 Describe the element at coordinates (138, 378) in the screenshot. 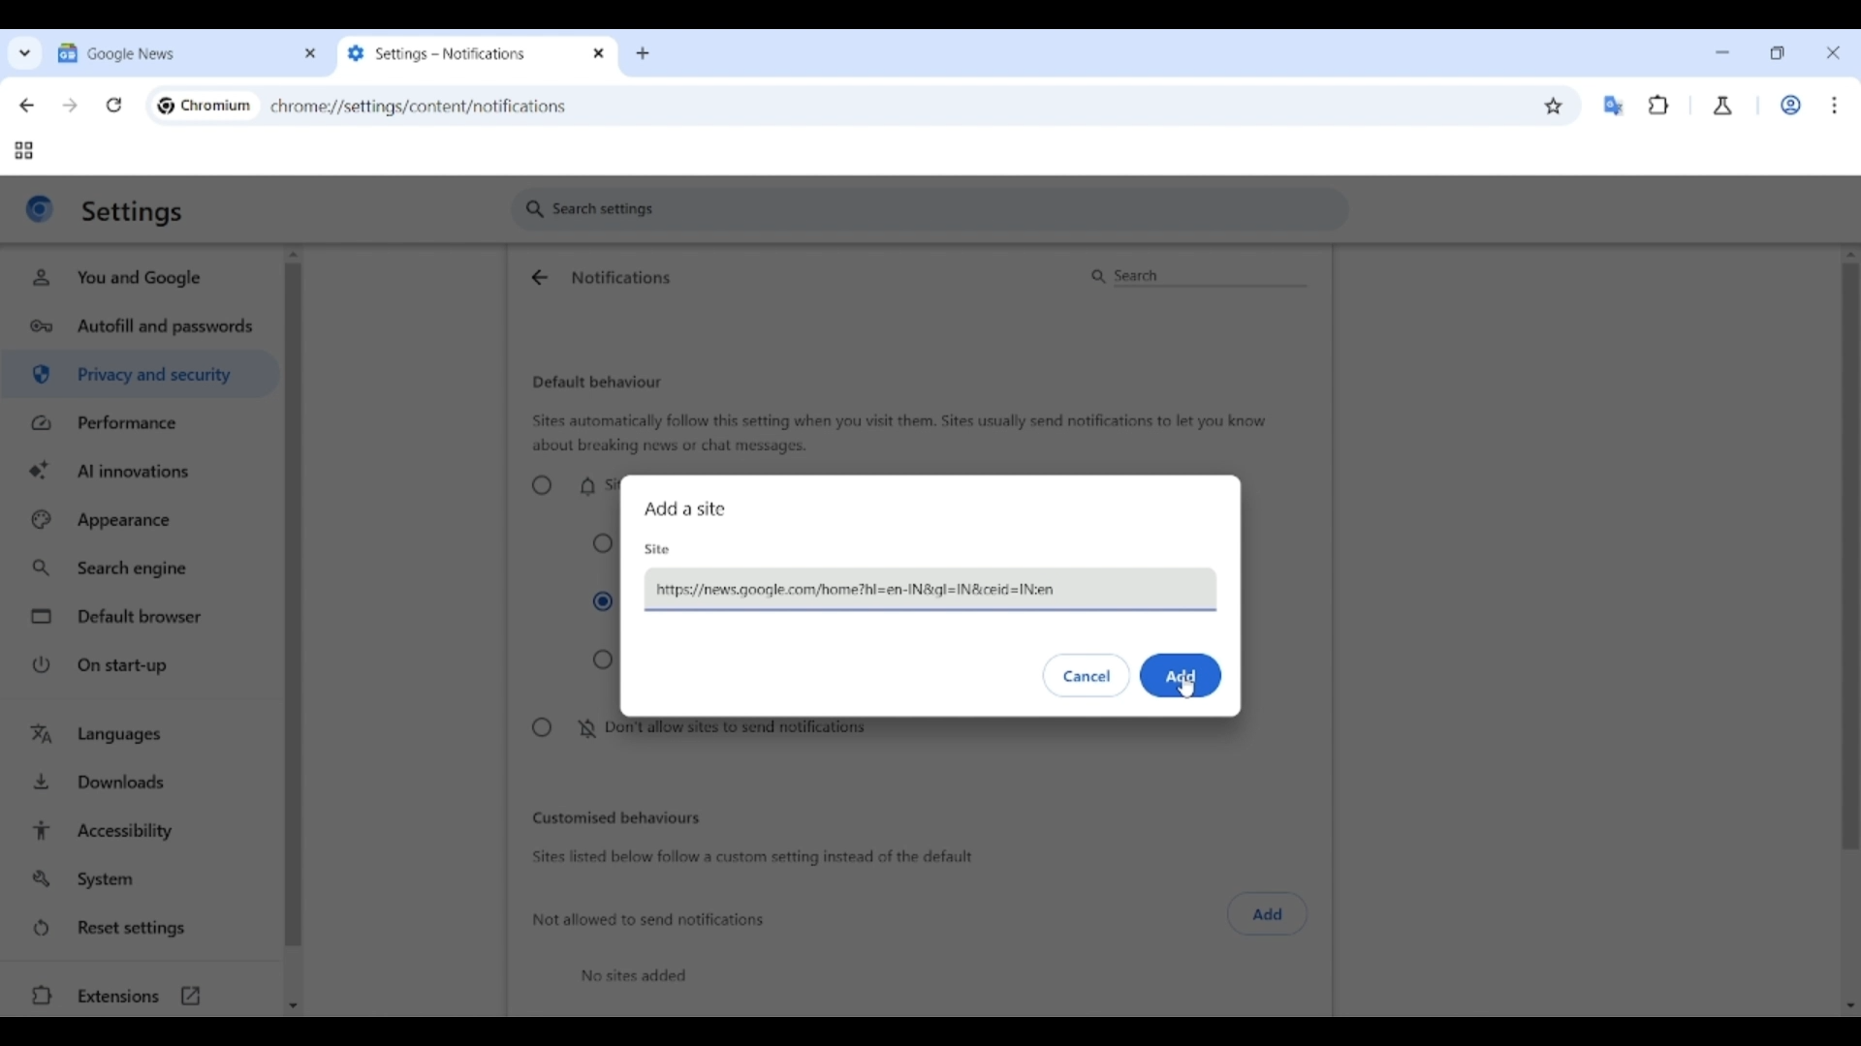

I see `Privacy and security highlighted` at that location.